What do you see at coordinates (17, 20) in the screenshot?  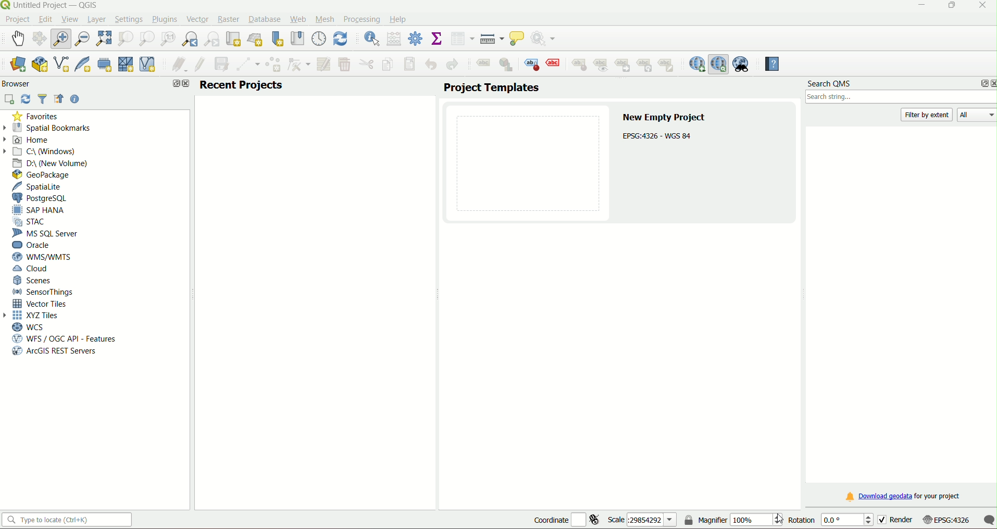 I see `Project` at bounding box center [17, 20].